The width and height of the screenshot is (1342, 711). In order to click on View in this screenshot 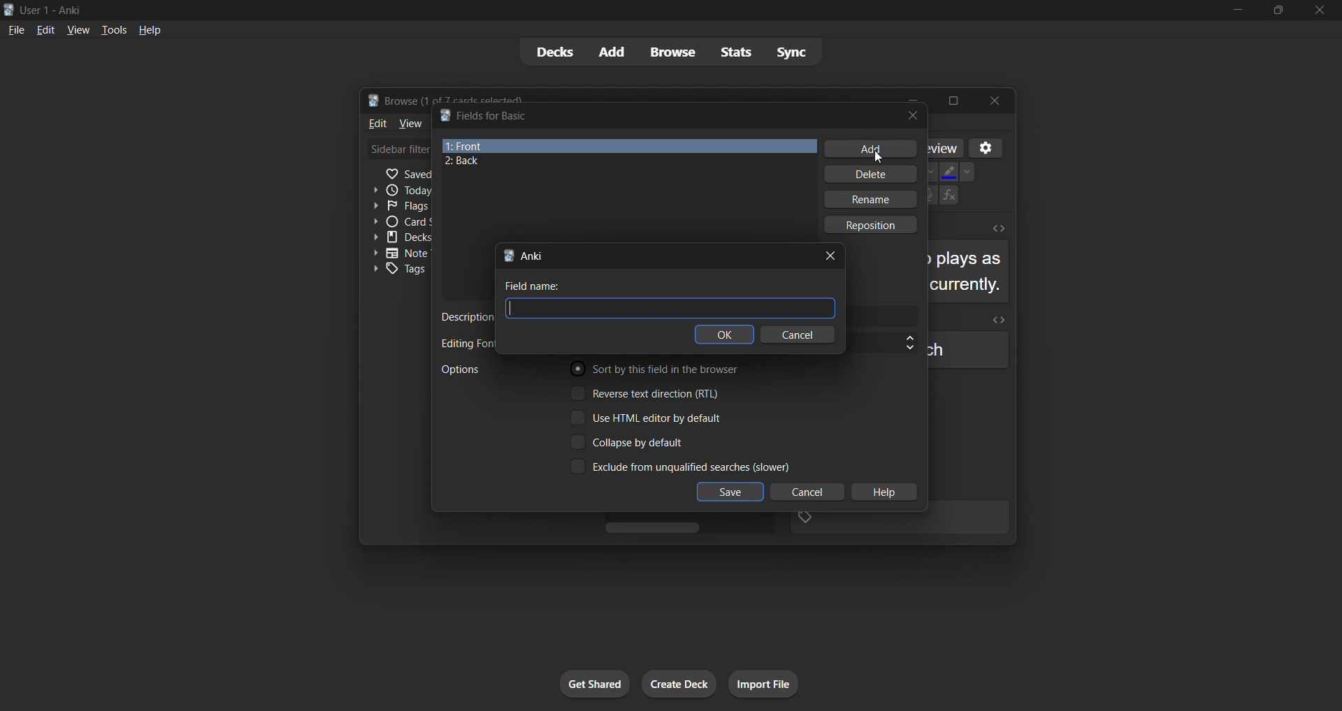, I will do `click(410, 124)`.